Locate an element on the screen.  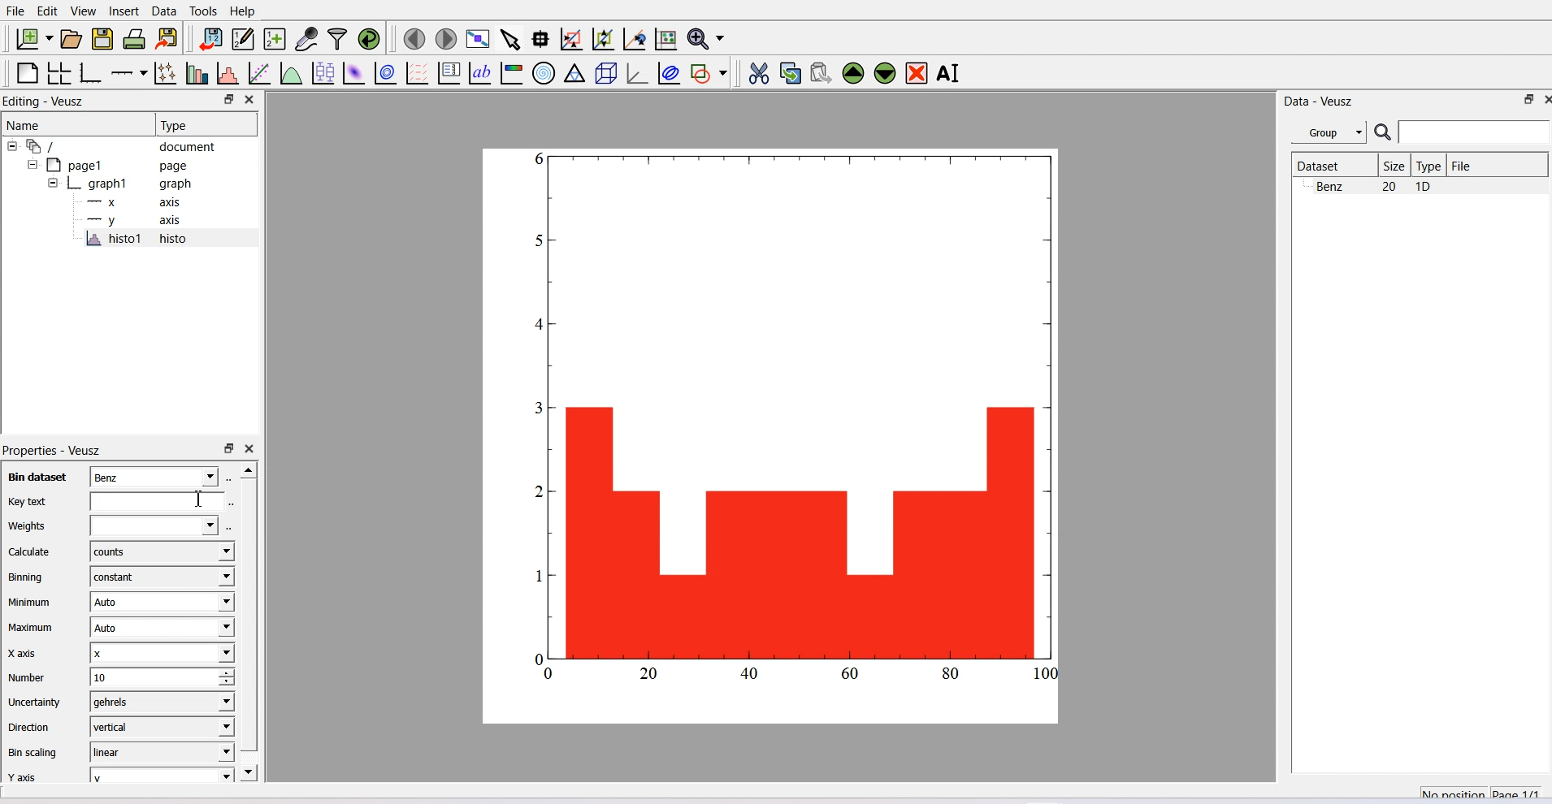
Binning - constant is located at coordinates (119, 576).